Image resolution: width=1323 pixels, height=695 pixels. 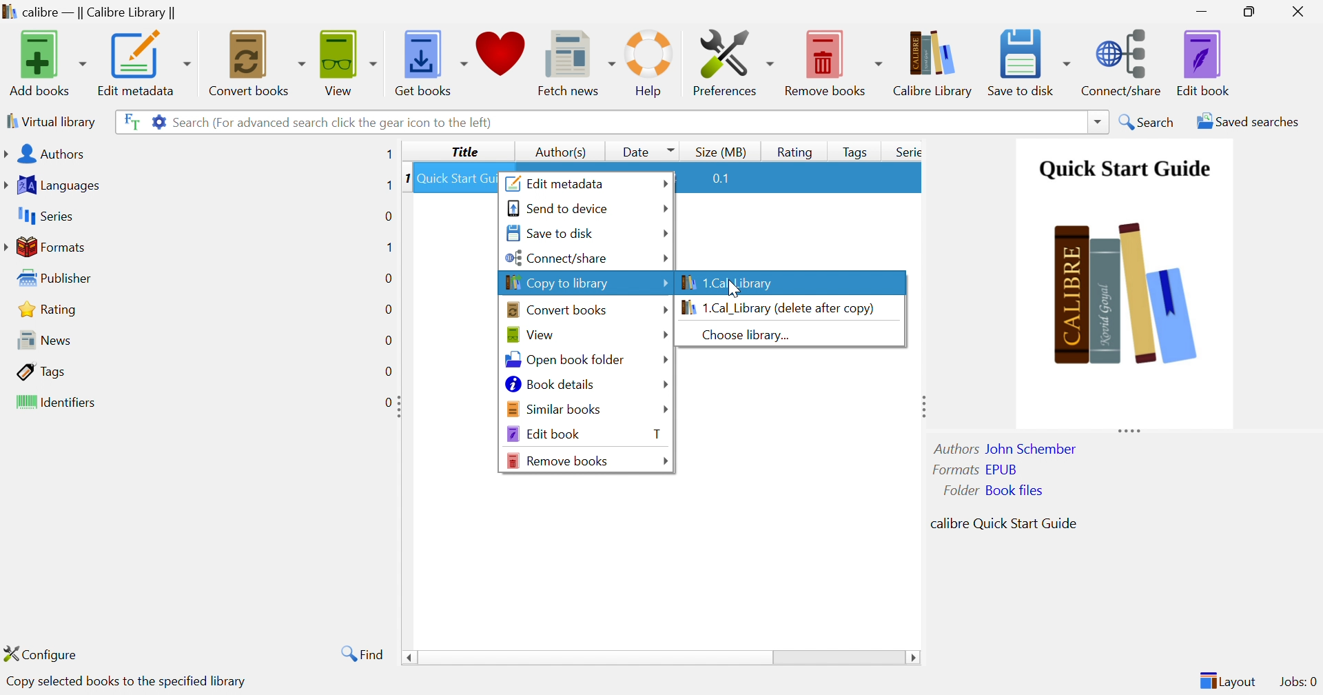 What do you see at coordinates (256, 61) in the screenshot?
I see `Convert books` at bounding box center [256, 61].